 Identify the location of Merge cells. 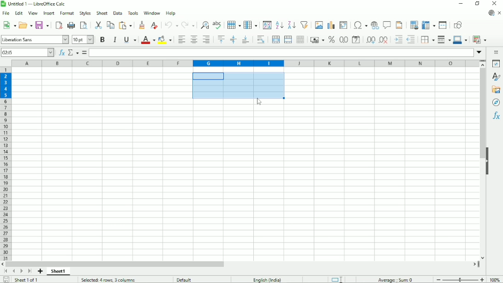
(288, 39).